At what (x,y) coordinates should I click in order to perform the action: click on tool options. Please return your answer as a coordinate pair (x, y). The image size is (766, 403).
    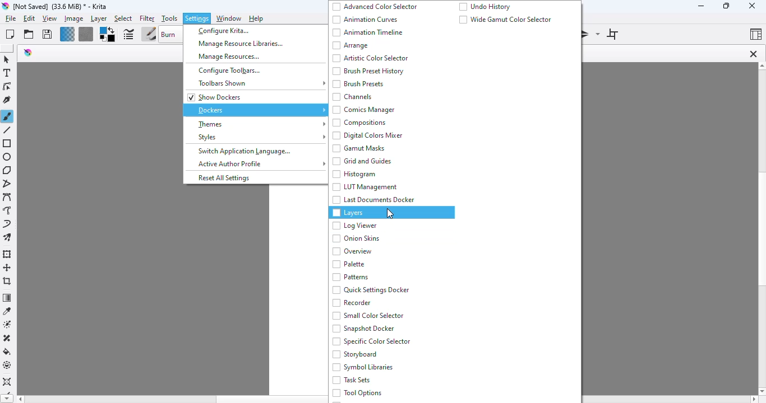
    Looking at the image, I should click on (357, 393).